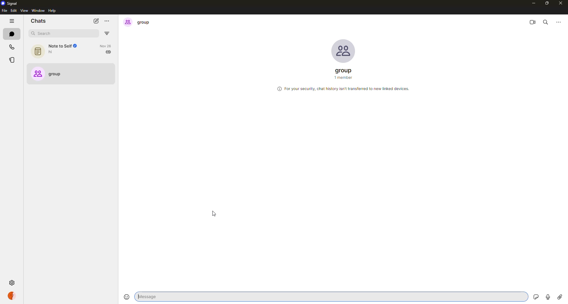 The image size is (568, 304). I want to click on help, so click(52, 11).